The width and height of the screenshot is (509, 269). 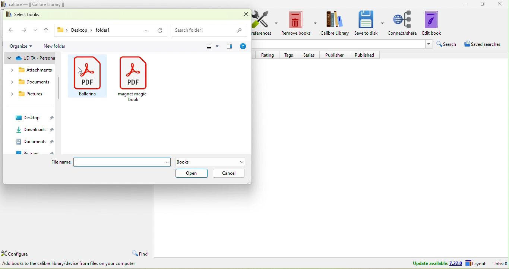 What do you see at coordinates (228, 174) in the screenshot?
I see `cancel` at bounding box center [228, 174].